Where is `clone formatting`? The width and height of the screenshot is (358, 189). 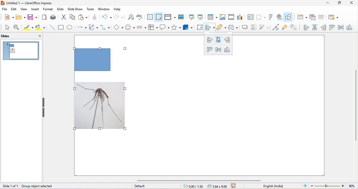 clone formatting is located at coordinates (94, 17).